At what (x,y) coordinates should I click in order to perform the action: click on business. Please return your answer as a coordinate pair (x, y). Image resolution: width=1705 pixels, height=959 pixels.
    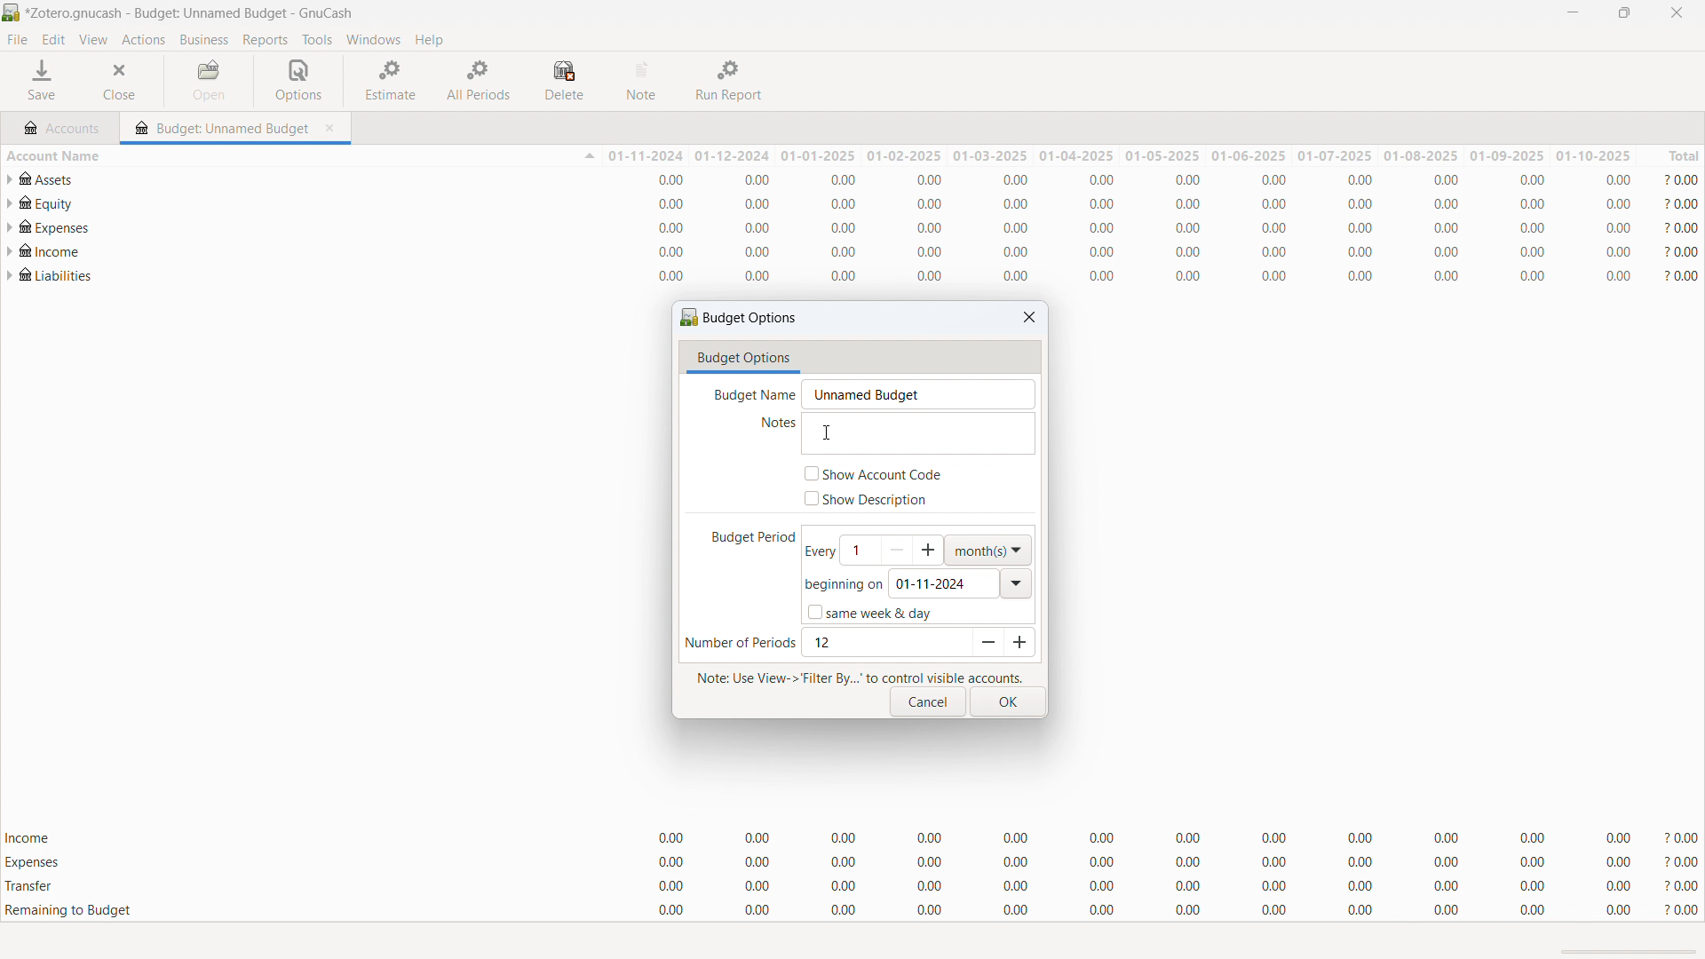
    Looking at the image, I should click on (204, 40).